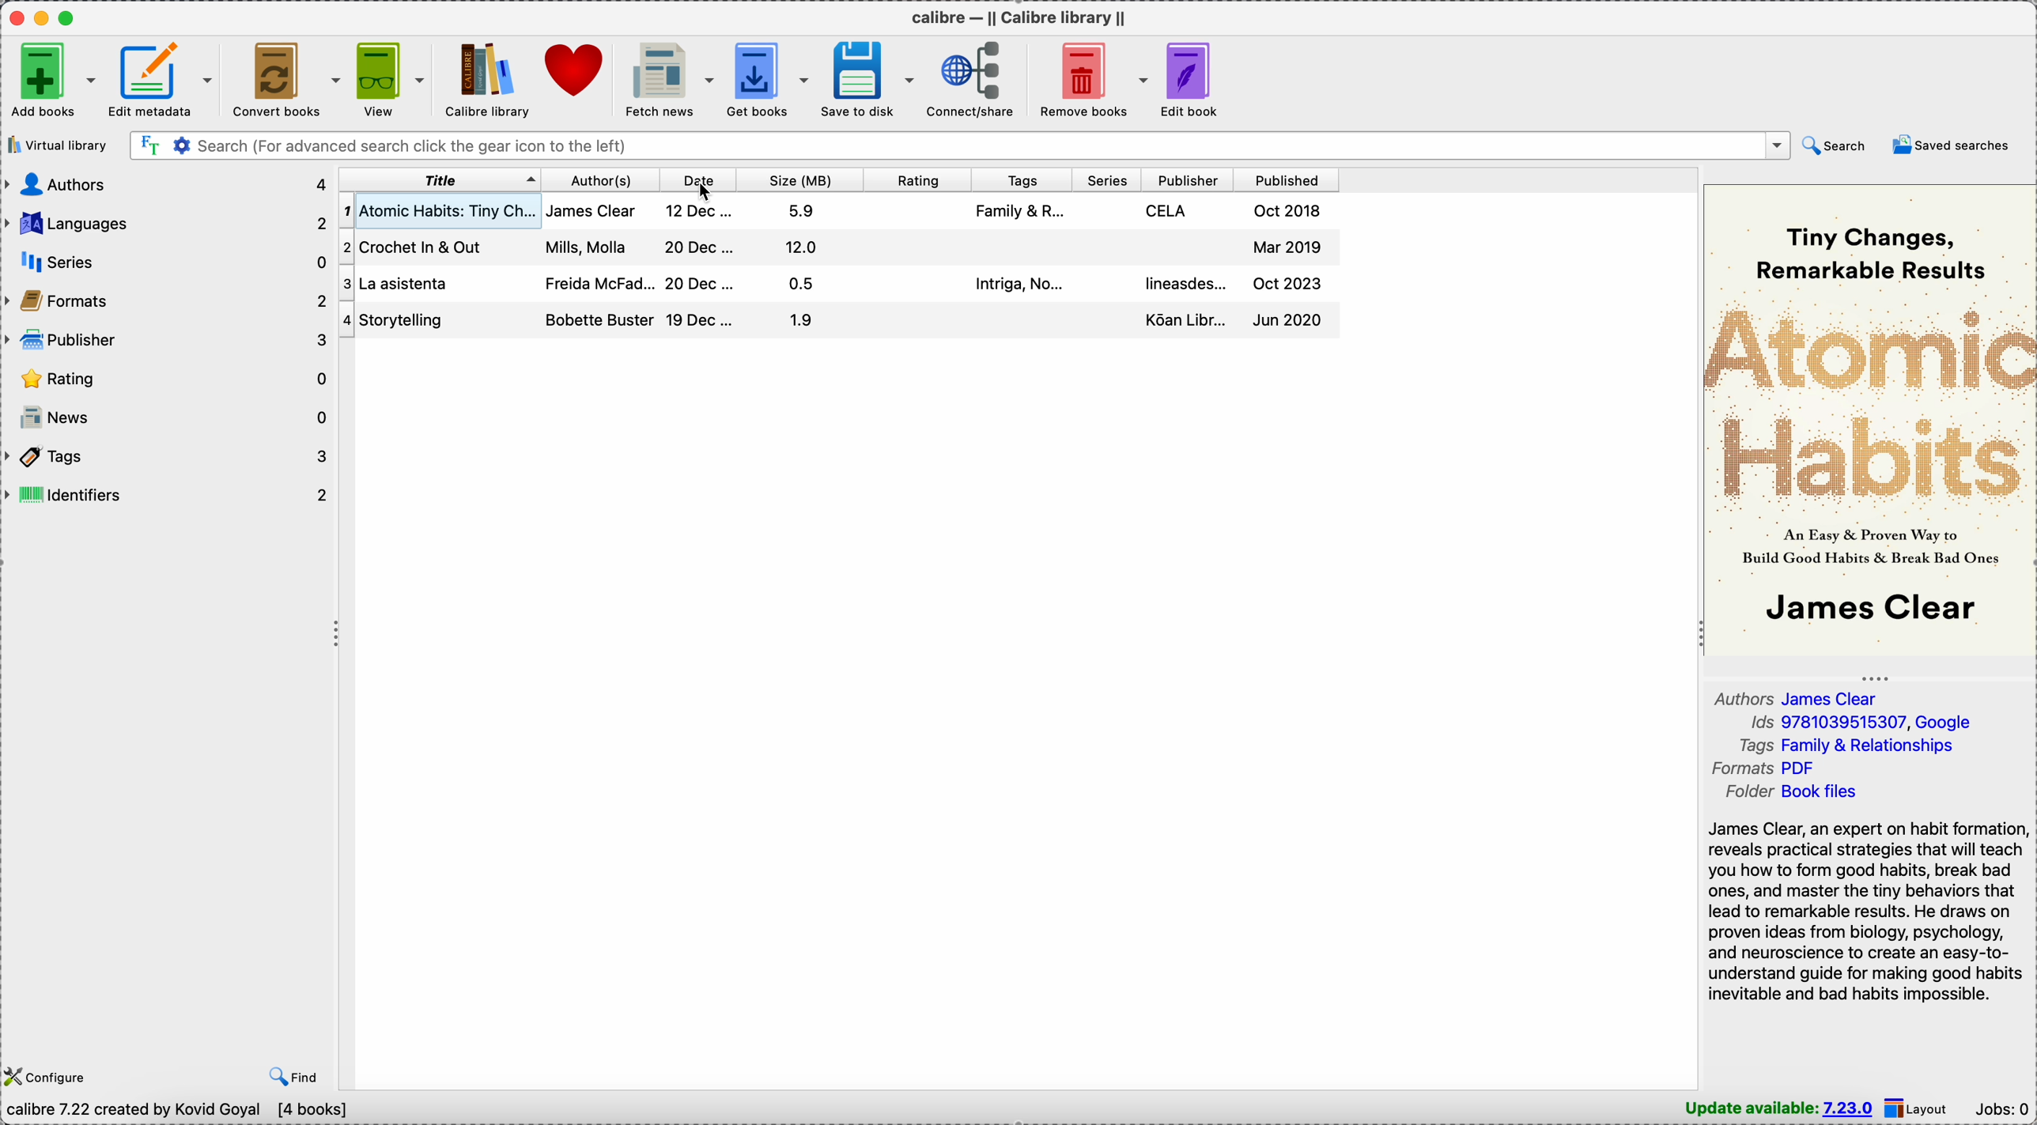 Image resolution: width=2037 pixels, height=1125 pixels. I want to click on Atomic Habits: Tiny Changes book details, so click(833, 211).